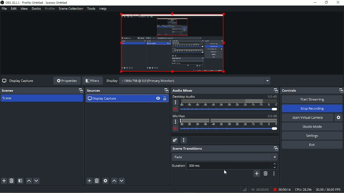  What do you see at coordinates (312, 136) in the screenshot?
I see `Settings` at bounding box center [312, 136].